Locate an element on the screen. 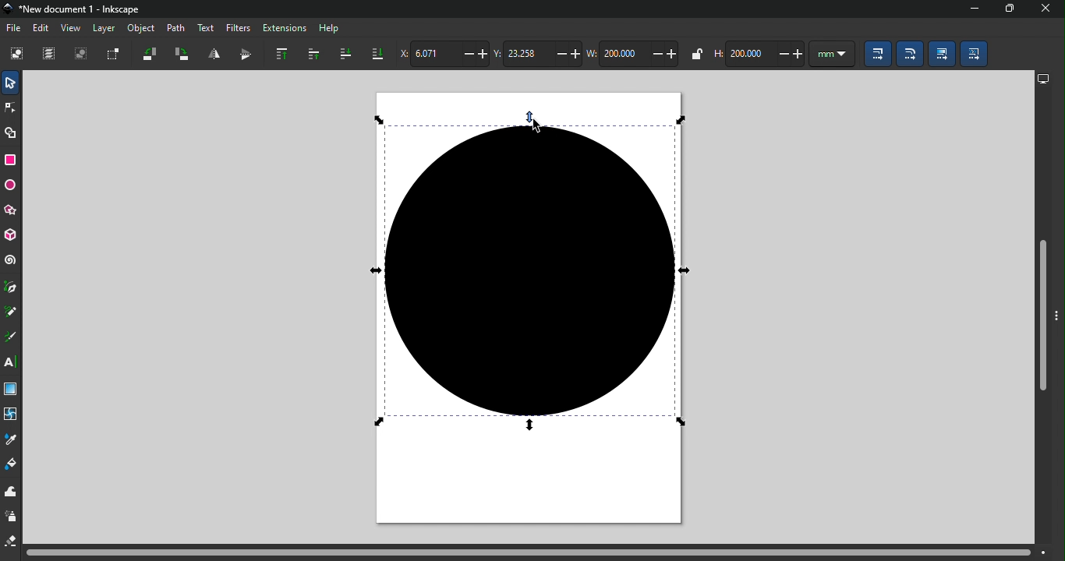 This screenshot has height=561, width=1065. close is located at coordinates (1048, 10).